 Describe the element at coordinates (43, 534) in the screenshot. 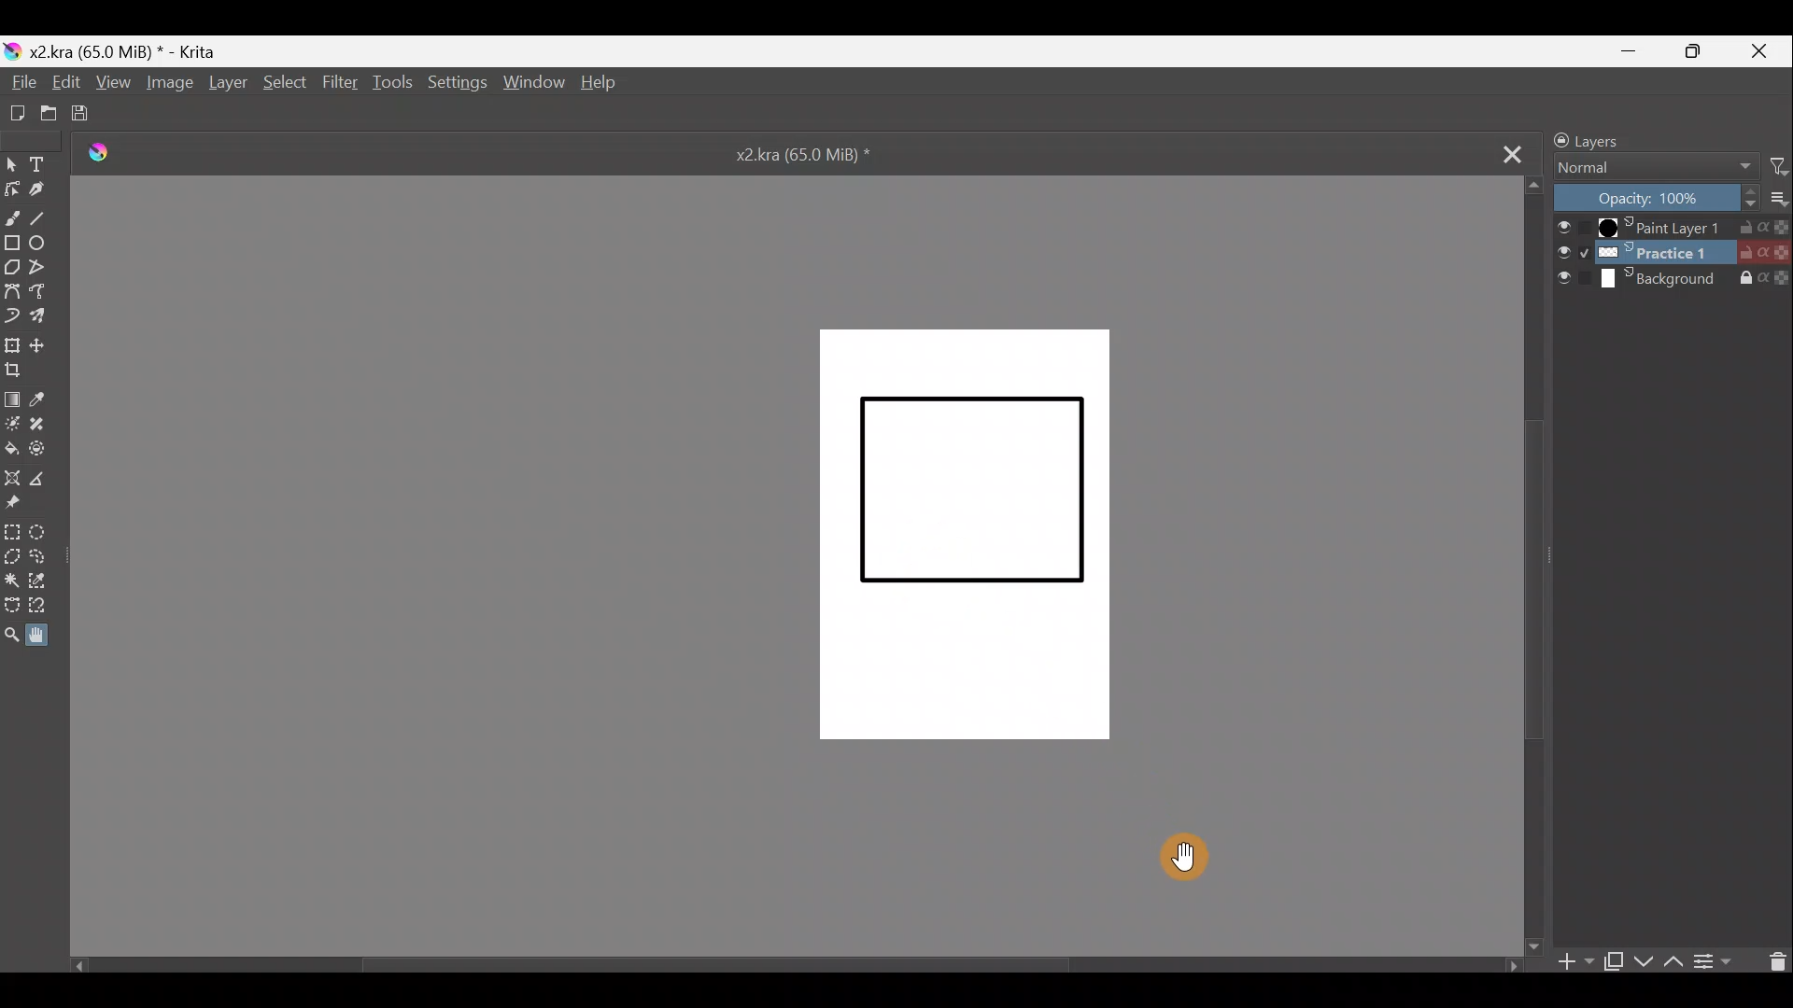

I see `Elliptical selection tool` at that location.